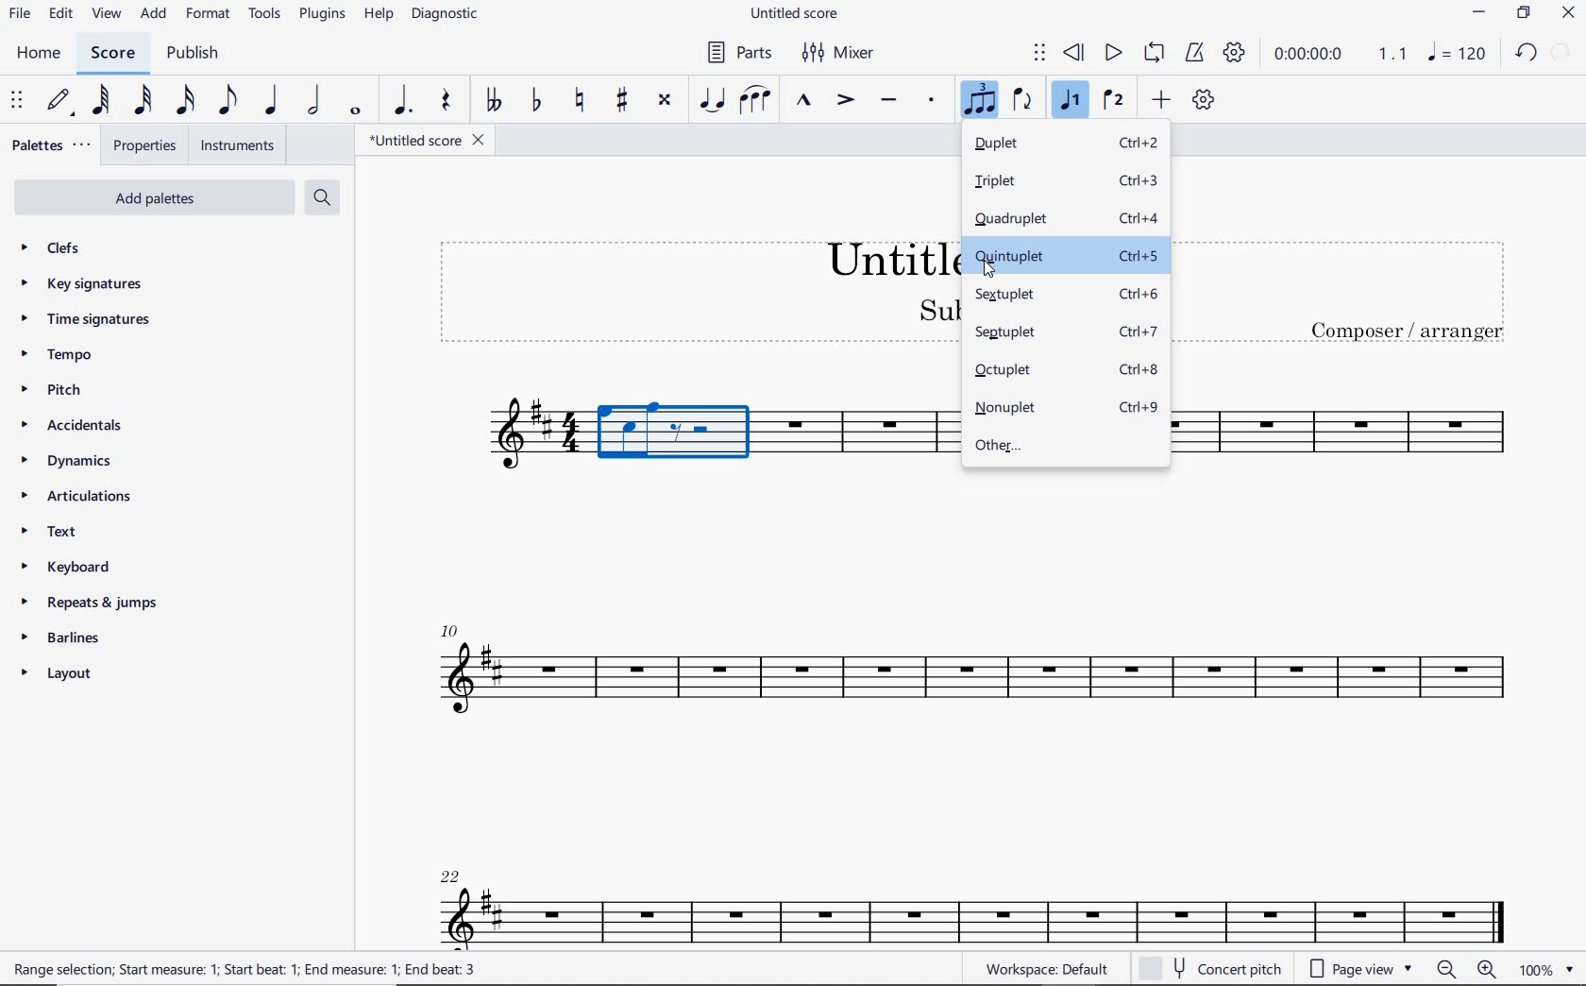 The image size is (1586, 986). I want to click on REST, so click(444, 102).